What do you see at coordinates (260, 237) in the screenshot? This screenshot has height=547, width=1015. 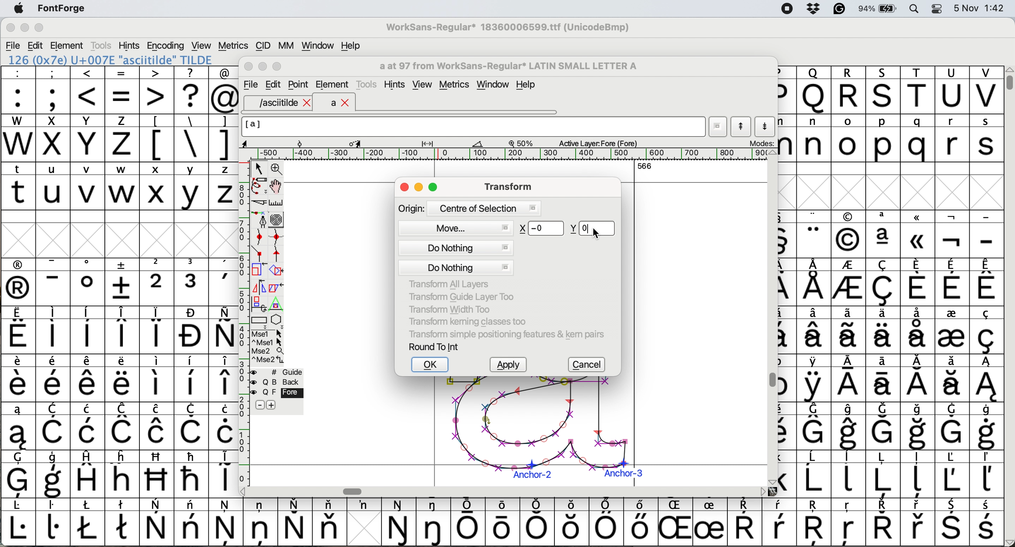 I see `add a curve point` at bounding box center [260, 237].